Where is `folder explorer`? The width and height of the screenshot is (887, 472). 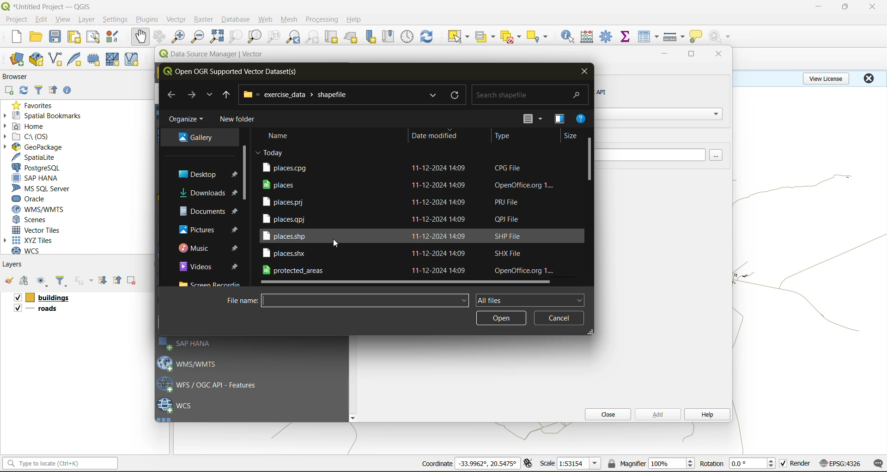 folder explorer is located at coordinates (209, 248).